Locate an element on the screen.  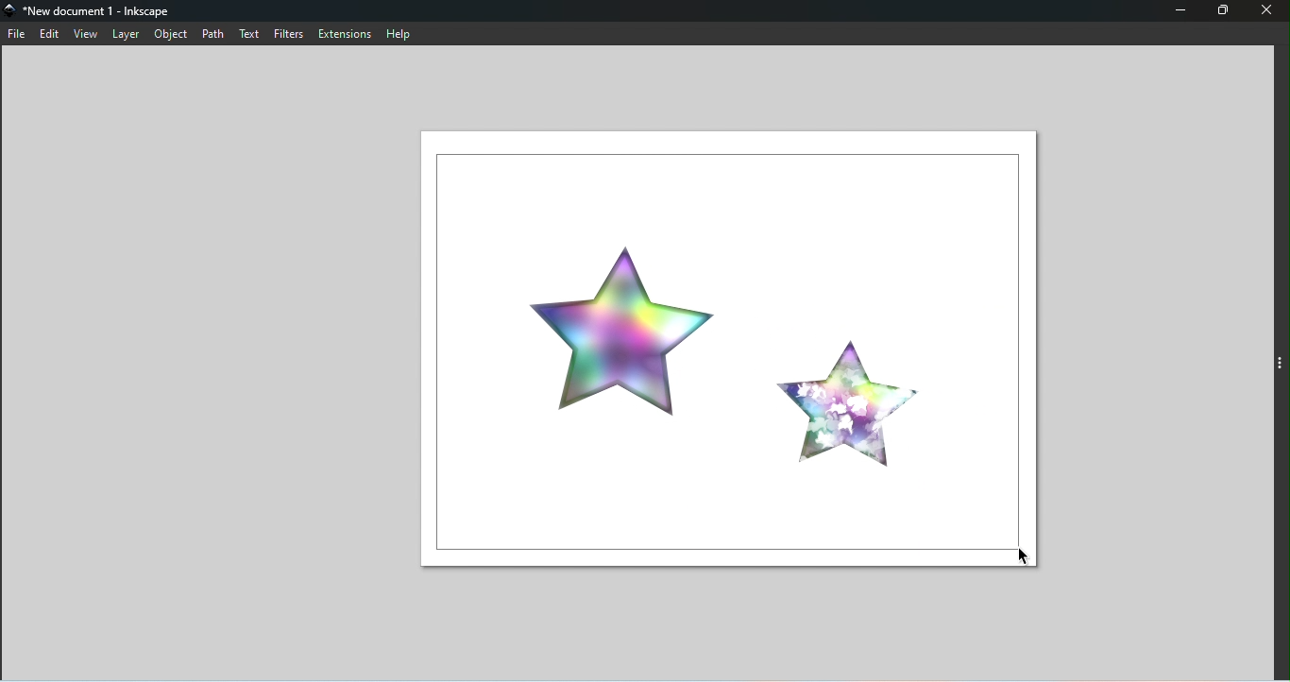
Text is located at coordinates (253, 35).